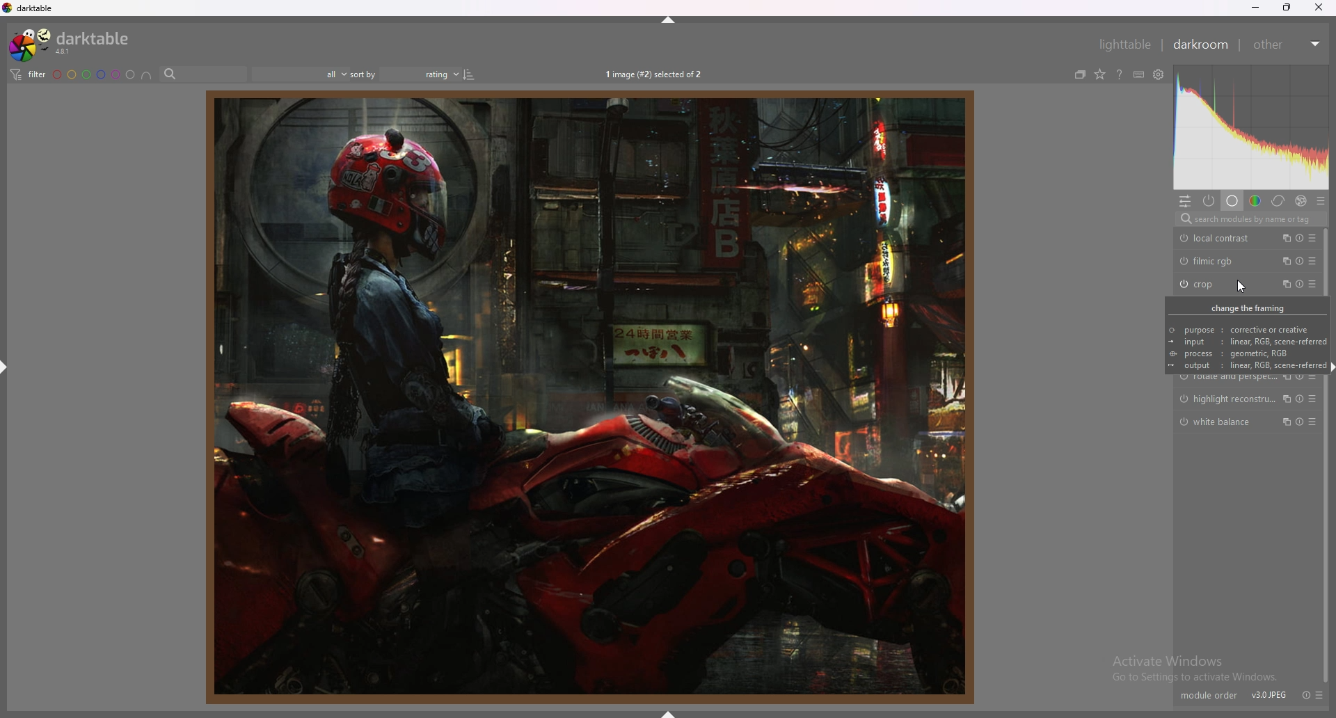 The height and width of the screenshot is (718, 1336). Describe the element at coordinates (202, 74) in the screenshot. I see `search bar` at that location.